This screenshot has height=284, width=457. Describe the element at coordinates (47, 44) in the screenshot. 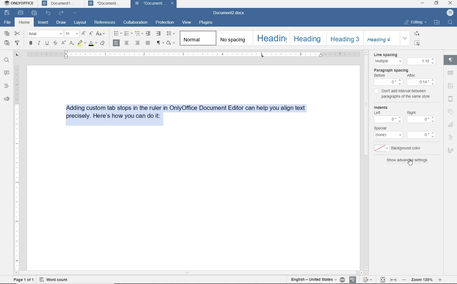

I see `underline` at that location.